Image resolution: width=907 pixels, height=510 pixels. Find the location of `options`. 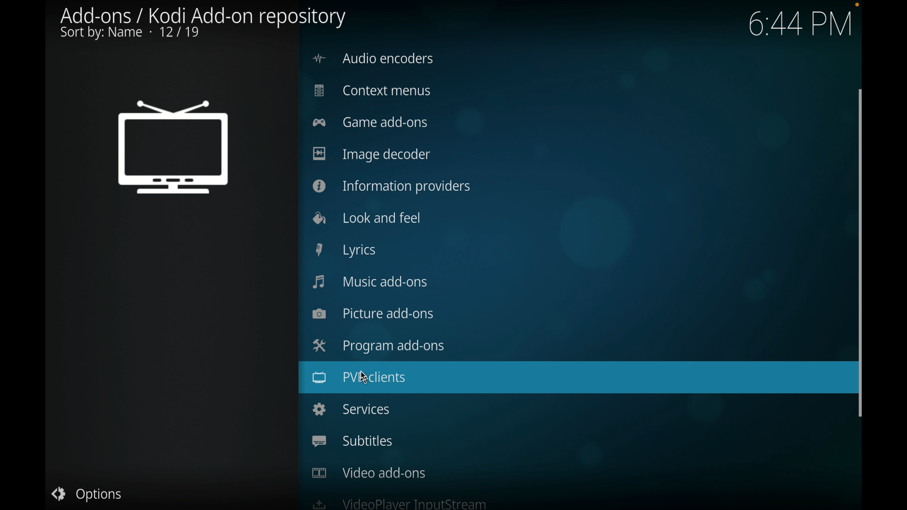

options is located at coordinates (89, 495).